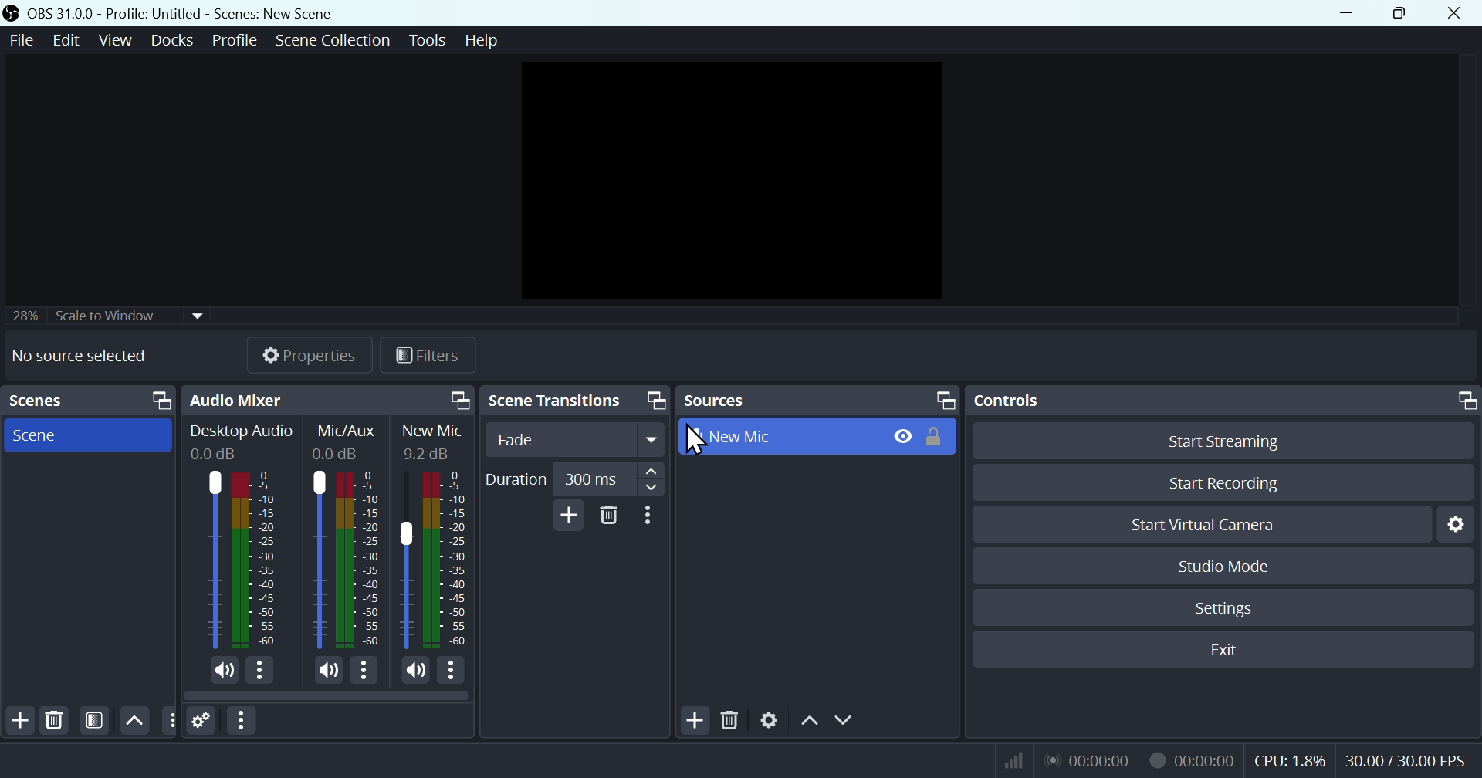 This screenshot has height=778, width=1482. I want to click on 0.0dB, so click(339, 457).